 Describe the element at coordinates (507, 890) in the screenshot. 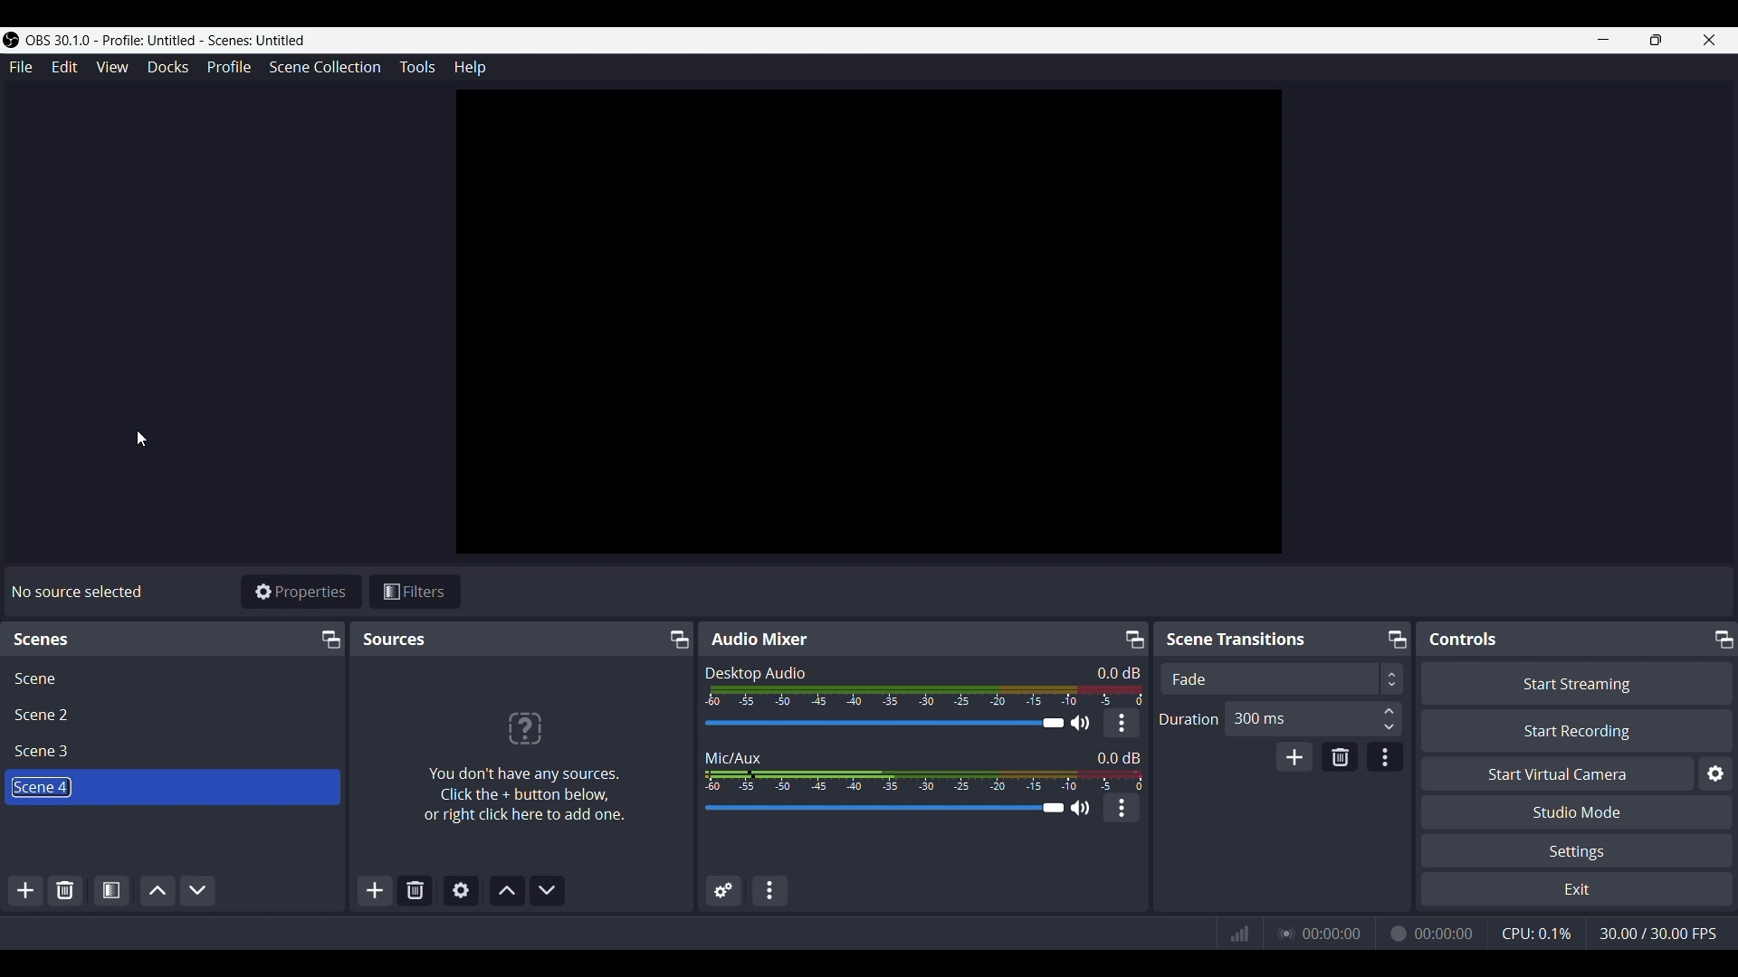

I see `Move source(s) up` at that location.